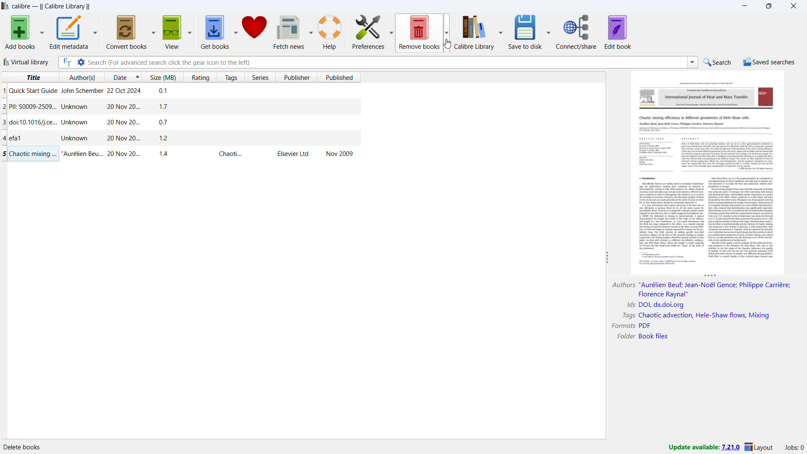 The height and width of the screenshot is (454, 807). What do you see at coordinates (606, 258) in the screenshot?
I see `resize` at bounding box center [606, 258].